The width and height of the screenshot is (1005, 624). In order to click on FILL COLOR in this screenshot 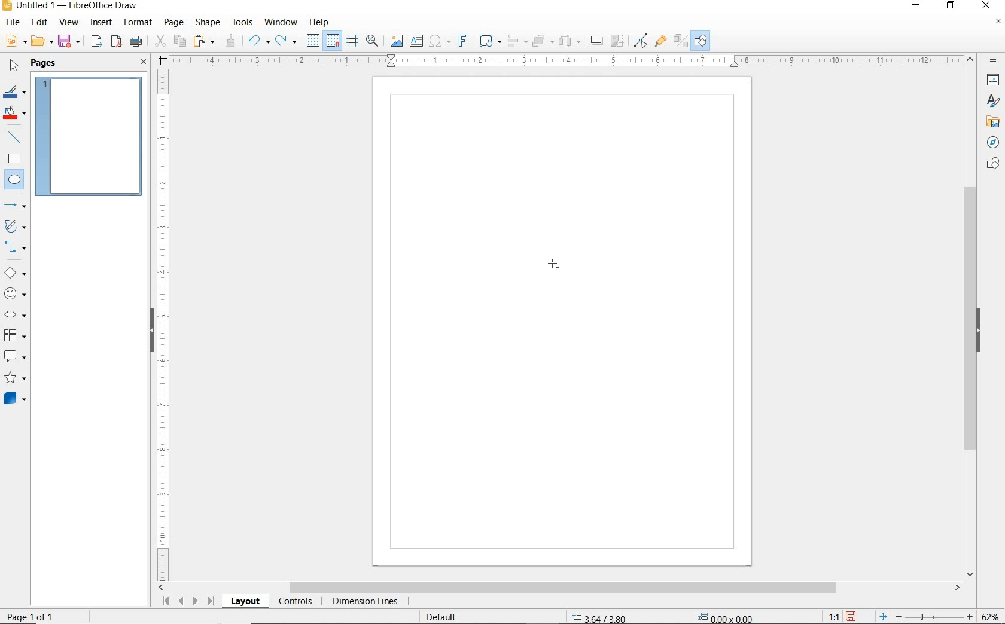, I will do `click(16, 114)`.